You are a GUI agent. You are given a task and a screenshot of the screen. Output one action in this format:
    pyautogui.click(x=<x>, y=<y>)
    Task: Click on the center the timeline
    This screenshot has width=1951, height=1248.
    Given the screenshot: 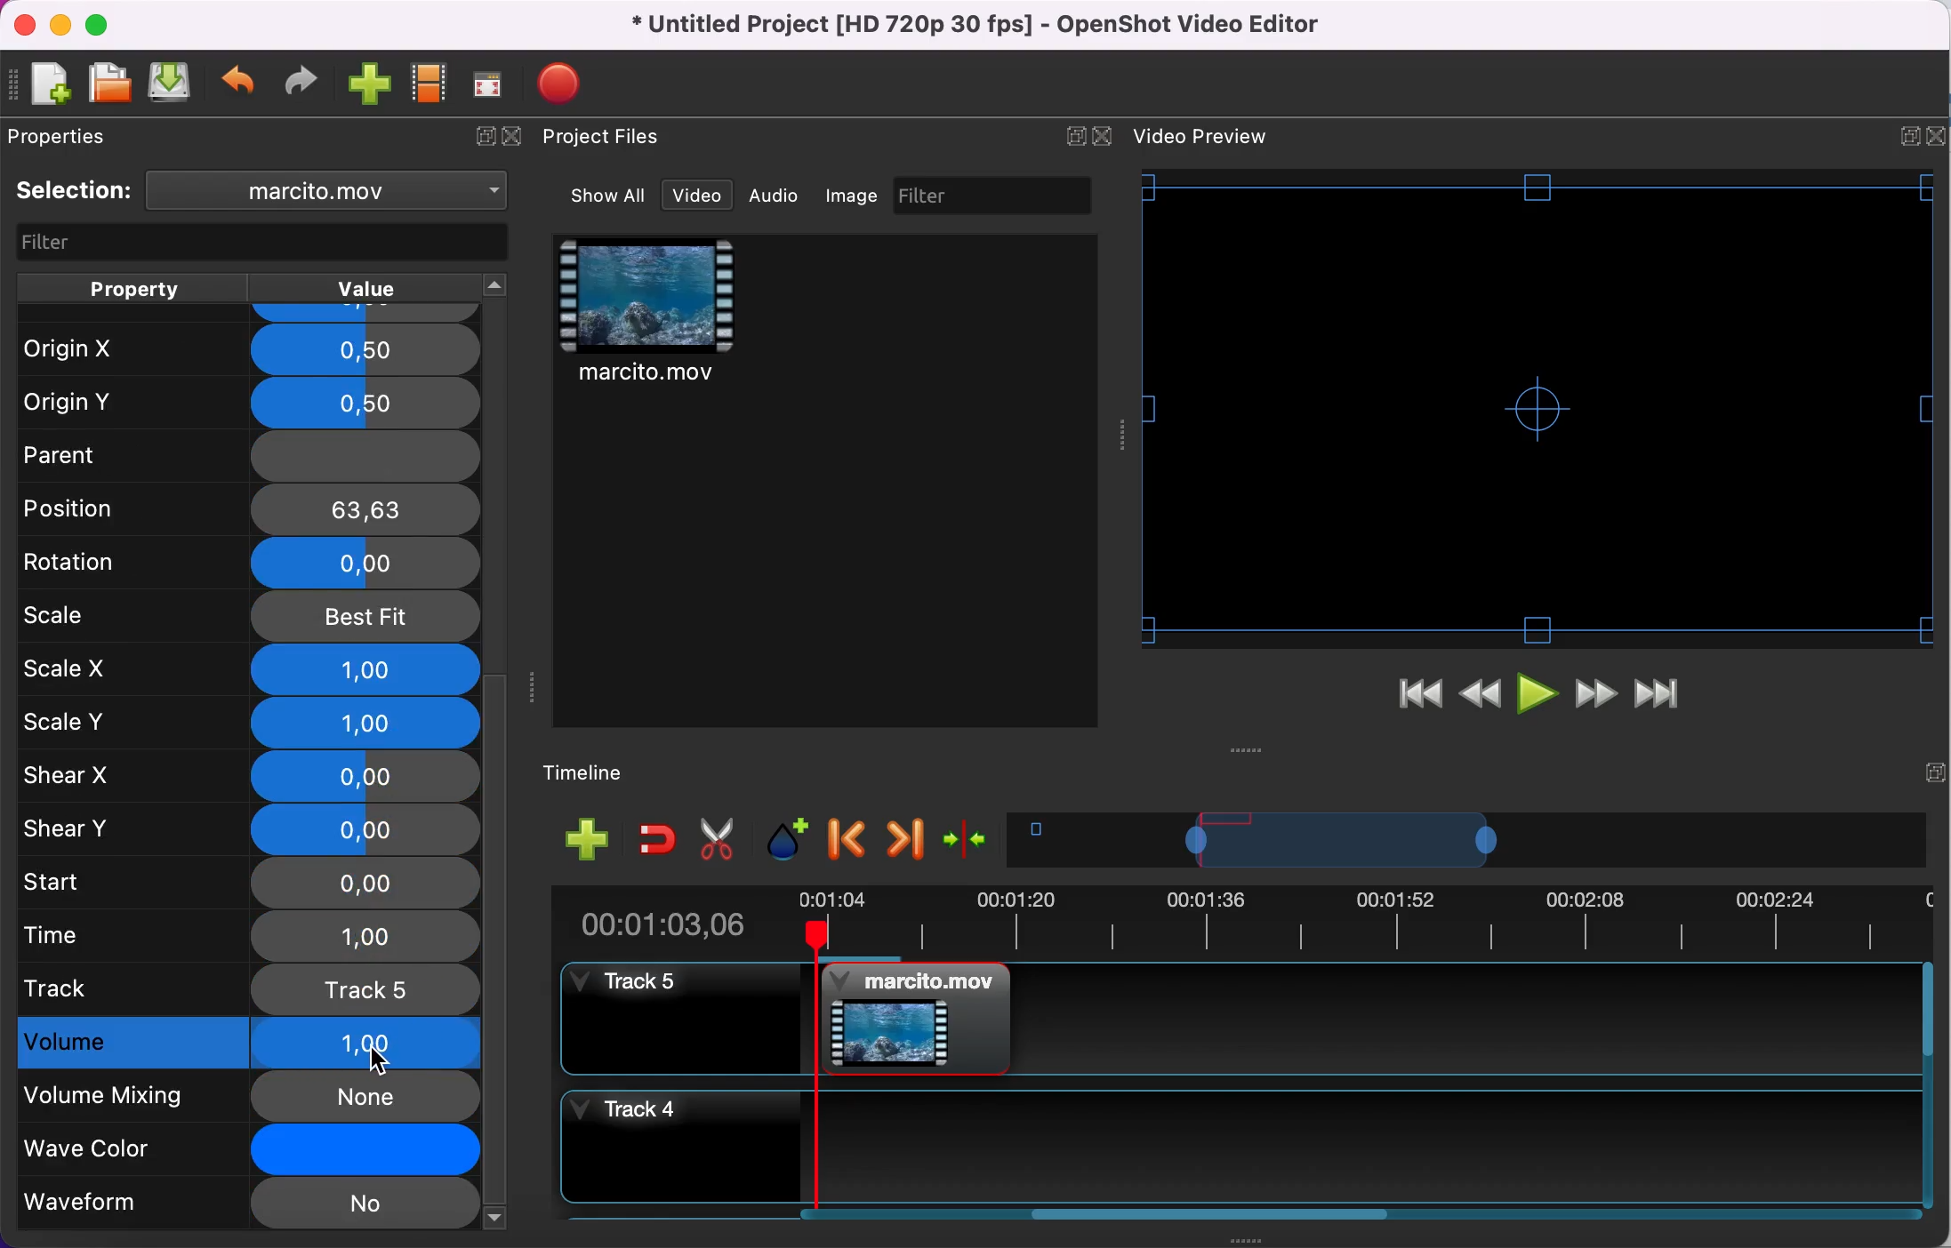 What is the action you would take?
    pyautogui.click(x=969, y=837)
    